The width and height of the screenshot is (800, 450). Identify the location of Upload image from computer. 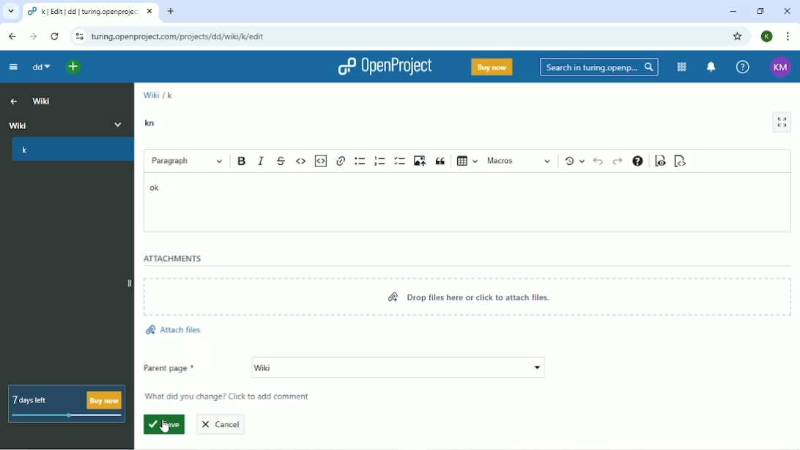
(419, 161).